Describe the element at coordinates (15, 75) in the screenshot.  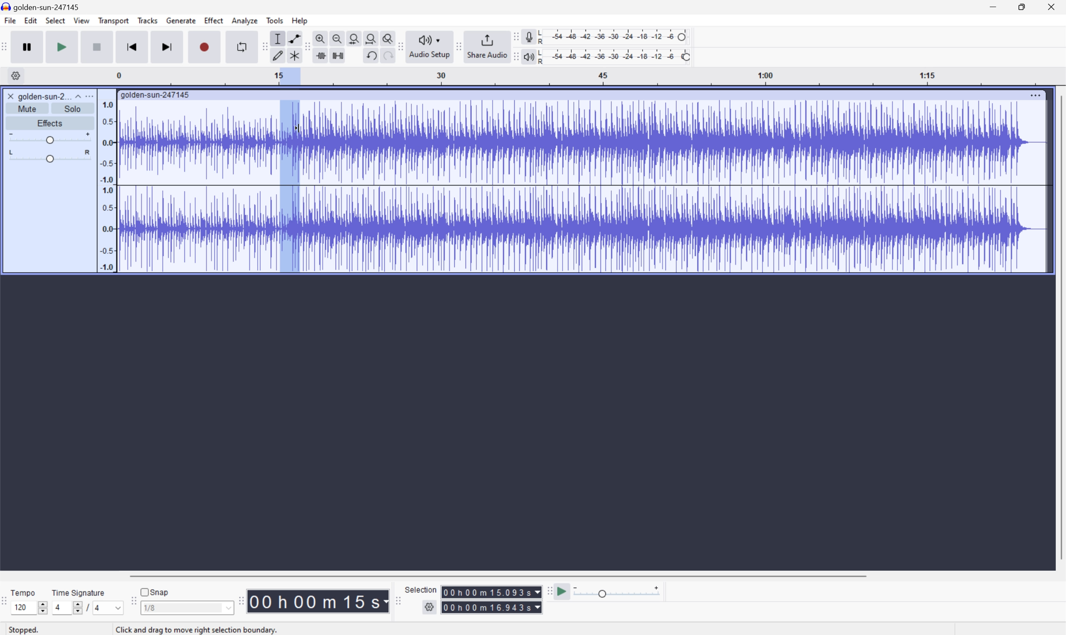
I see `settings` at that location.